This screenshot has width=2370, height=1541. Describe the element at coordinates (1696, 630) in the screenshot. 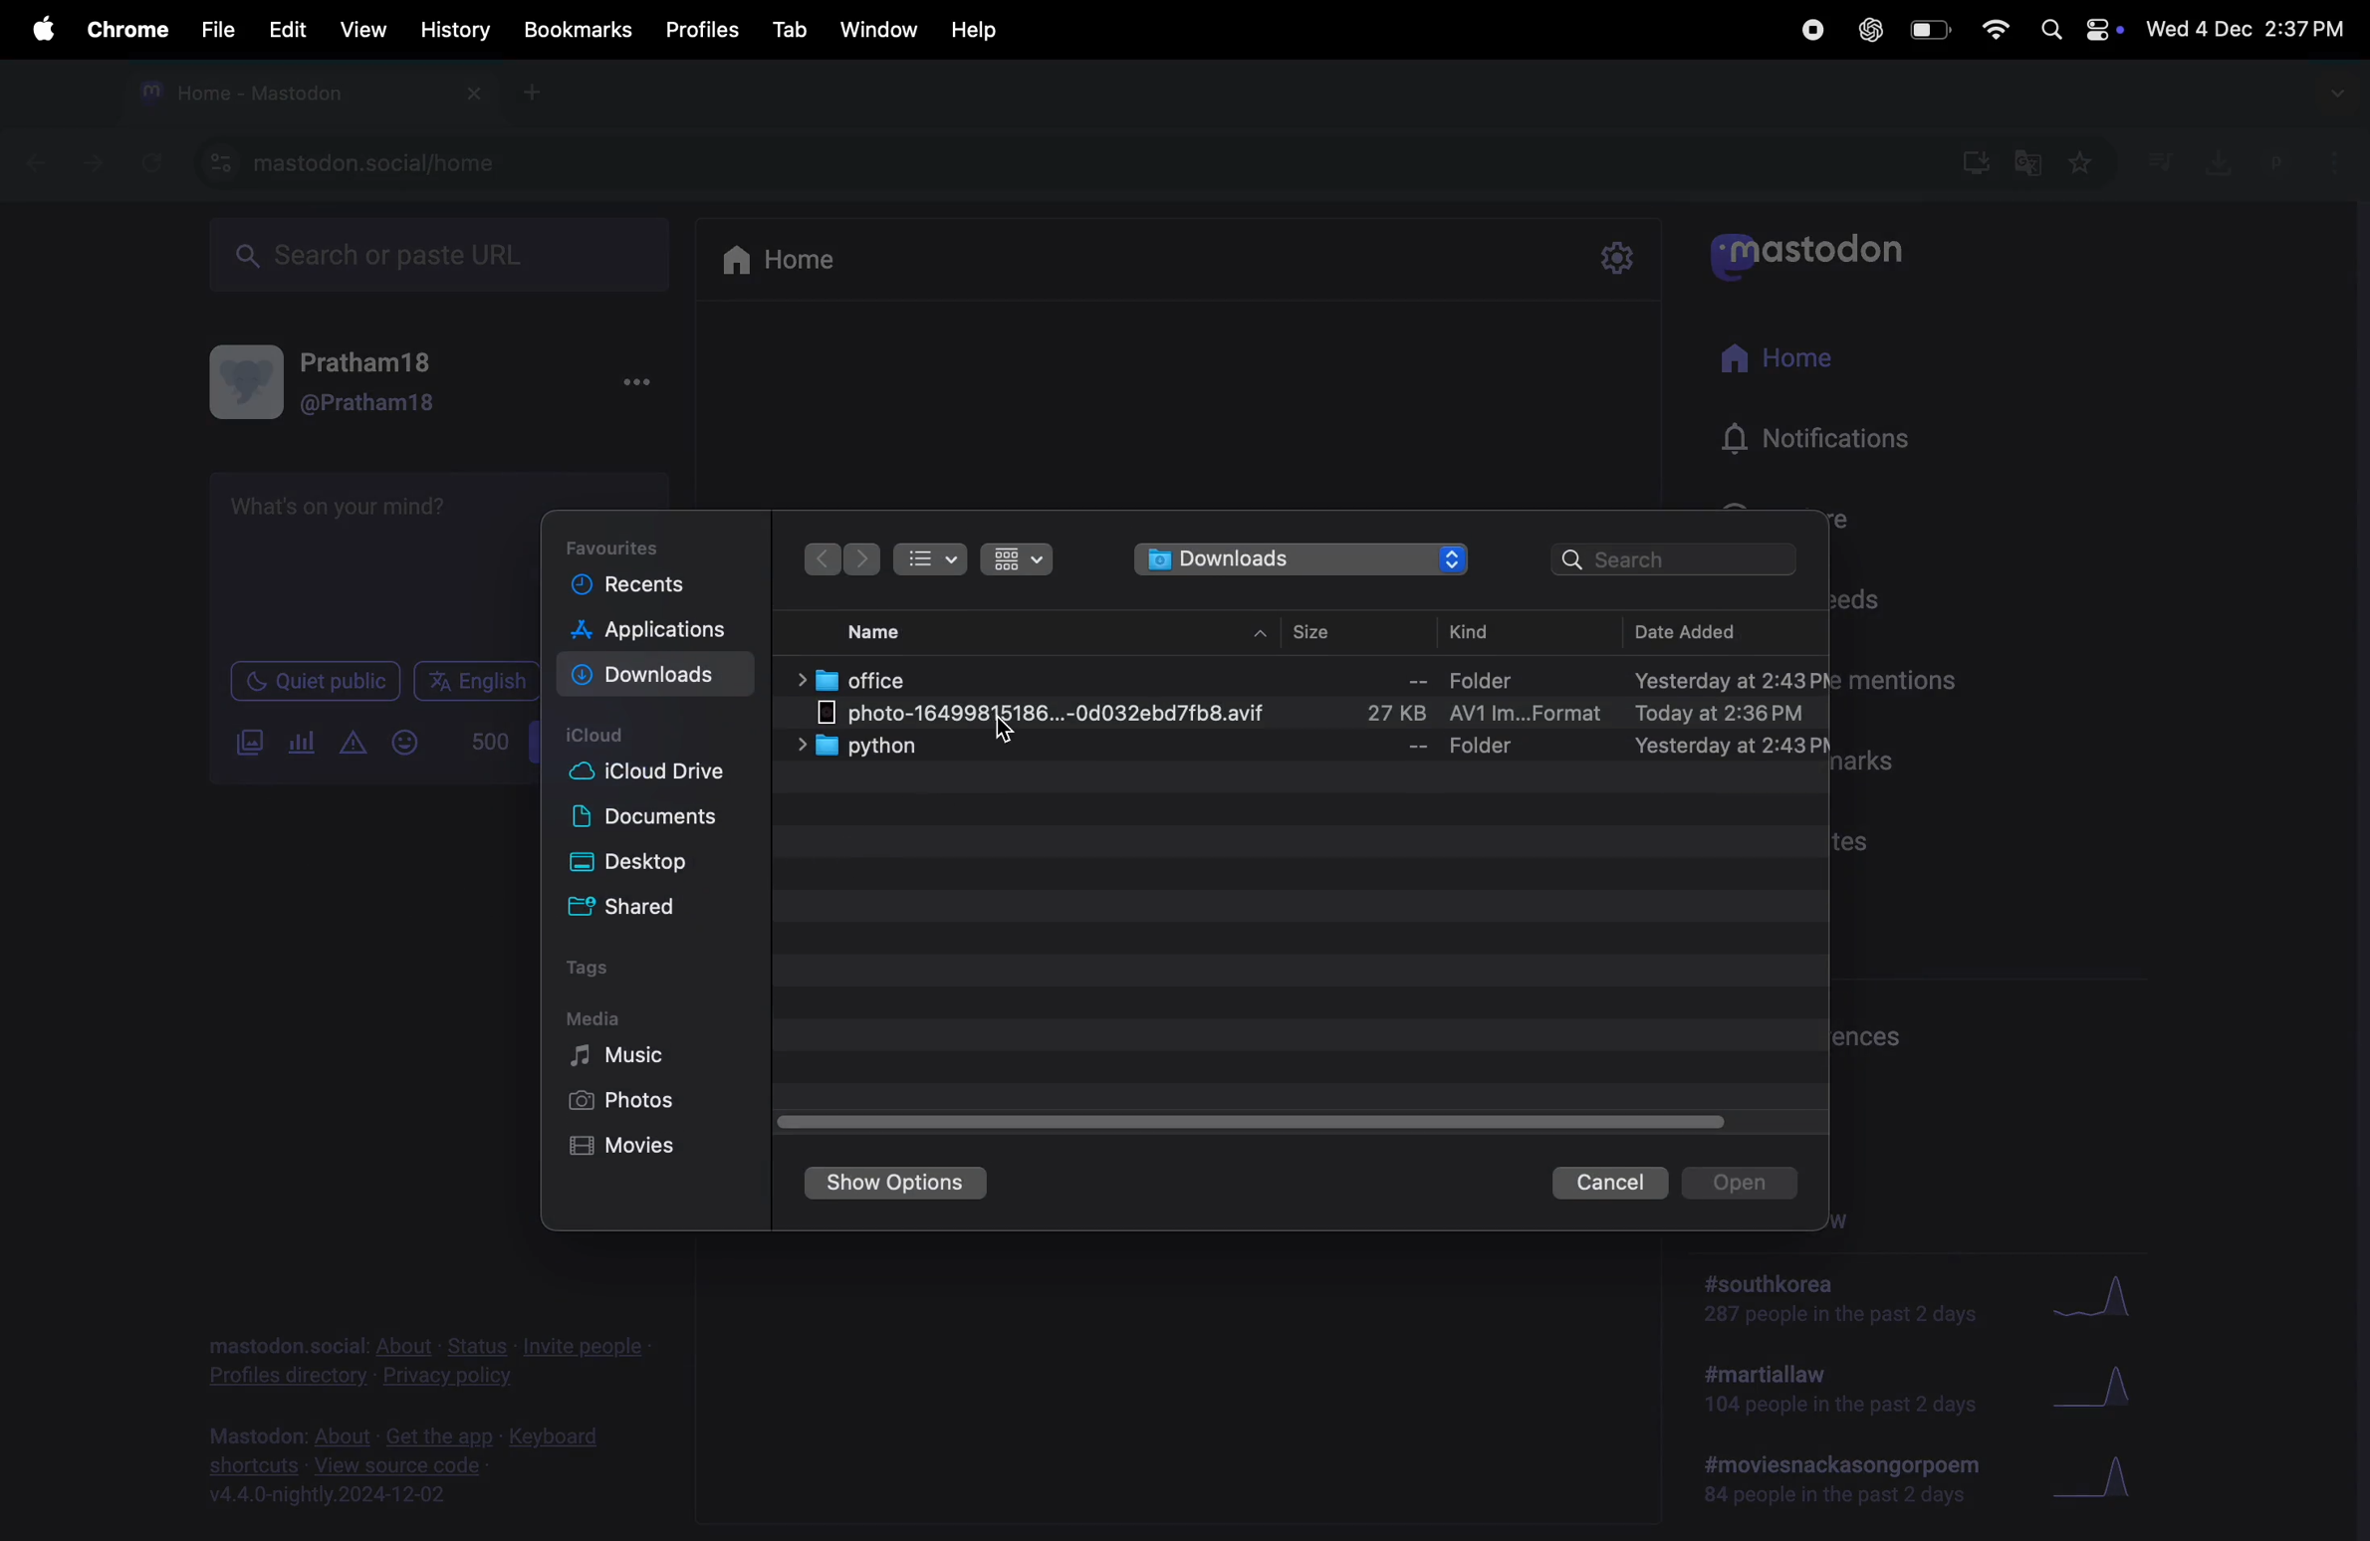

I see `date modified` at that location.